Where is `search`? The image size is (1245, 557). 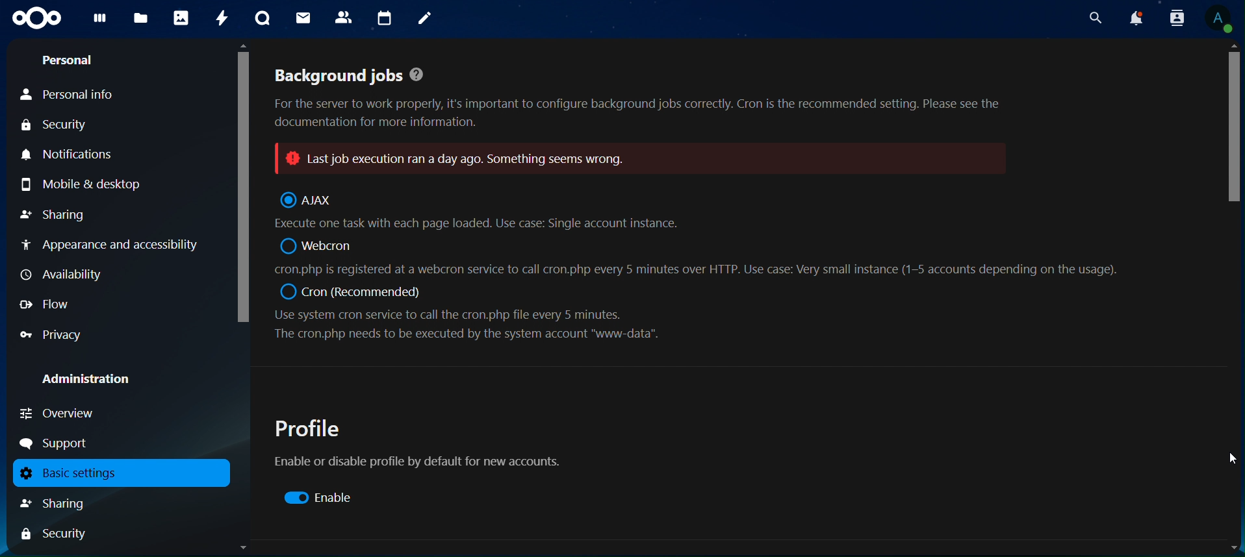 search is located at coordinates (1093, 18).